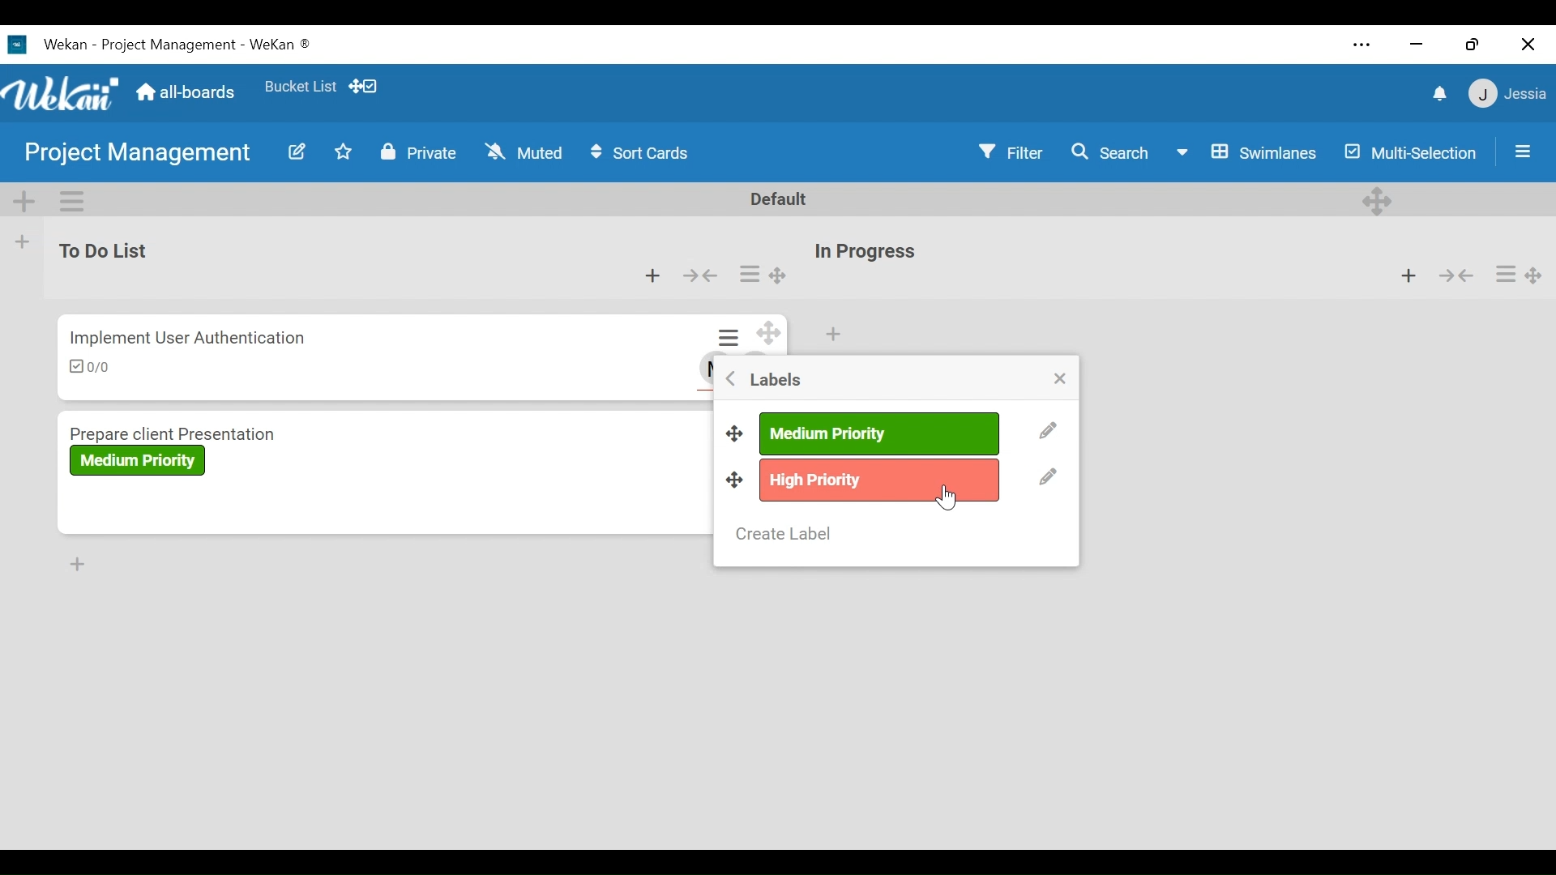 This screenshot has height=875, width=1556. I want to click on Back, so click(731, 378).